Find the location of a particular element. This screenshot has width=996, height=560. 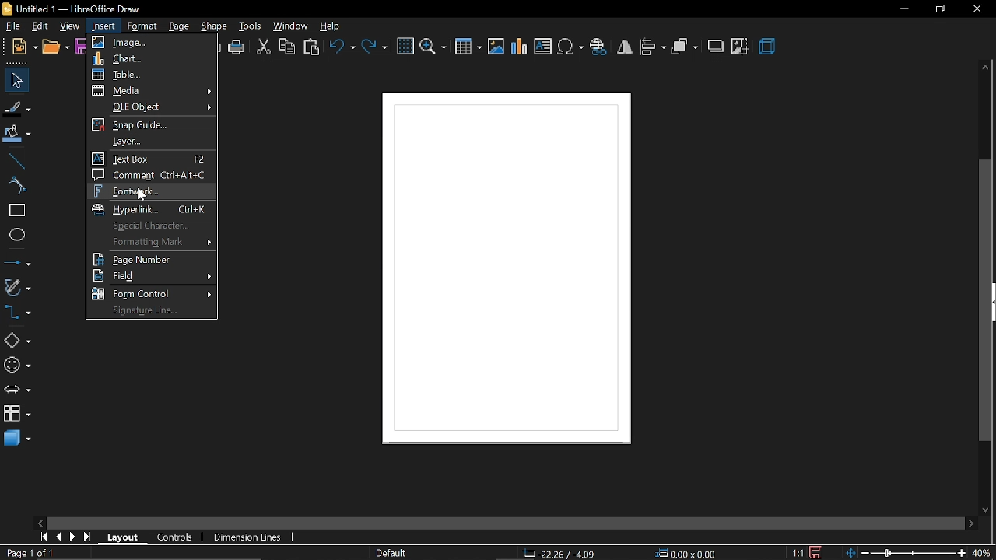

go to last page is located at coordinates (85, 537).